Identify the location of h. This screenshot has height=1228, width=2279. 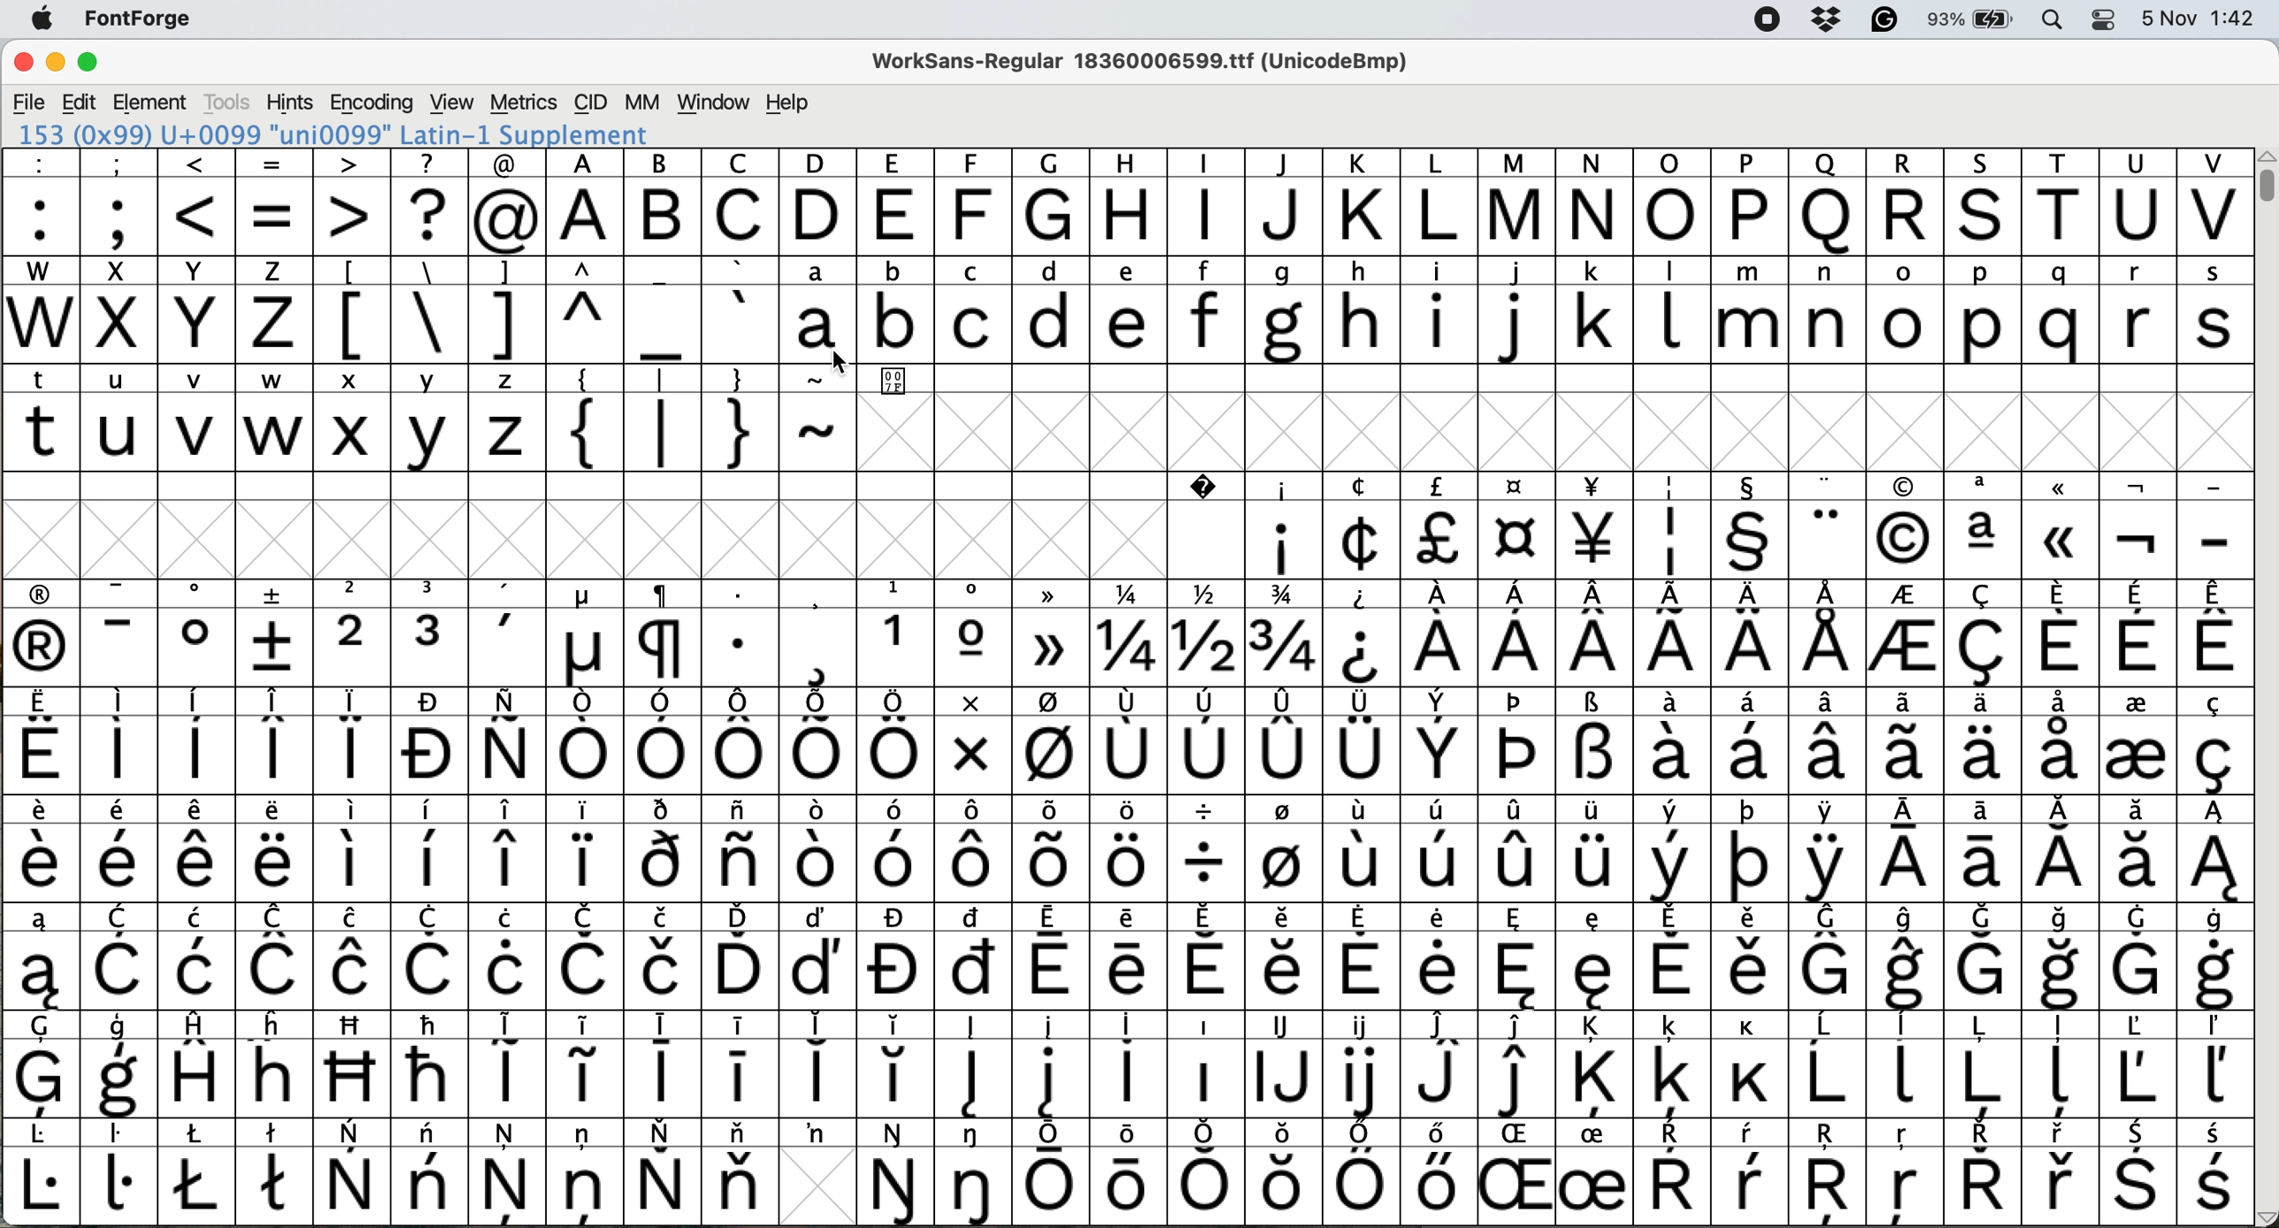
(1360, 309).